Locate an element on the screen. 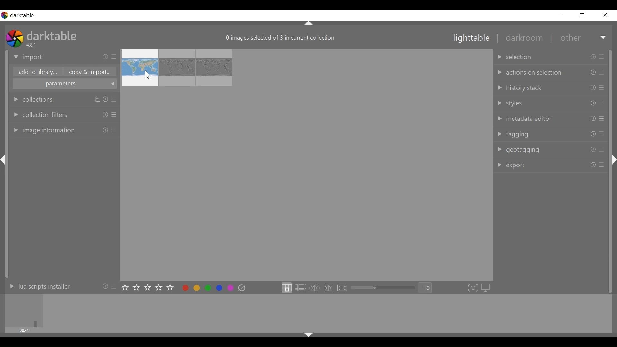 The width and height of the screenshot is (617, 347). Add to library is located at coordinates (36, 72).